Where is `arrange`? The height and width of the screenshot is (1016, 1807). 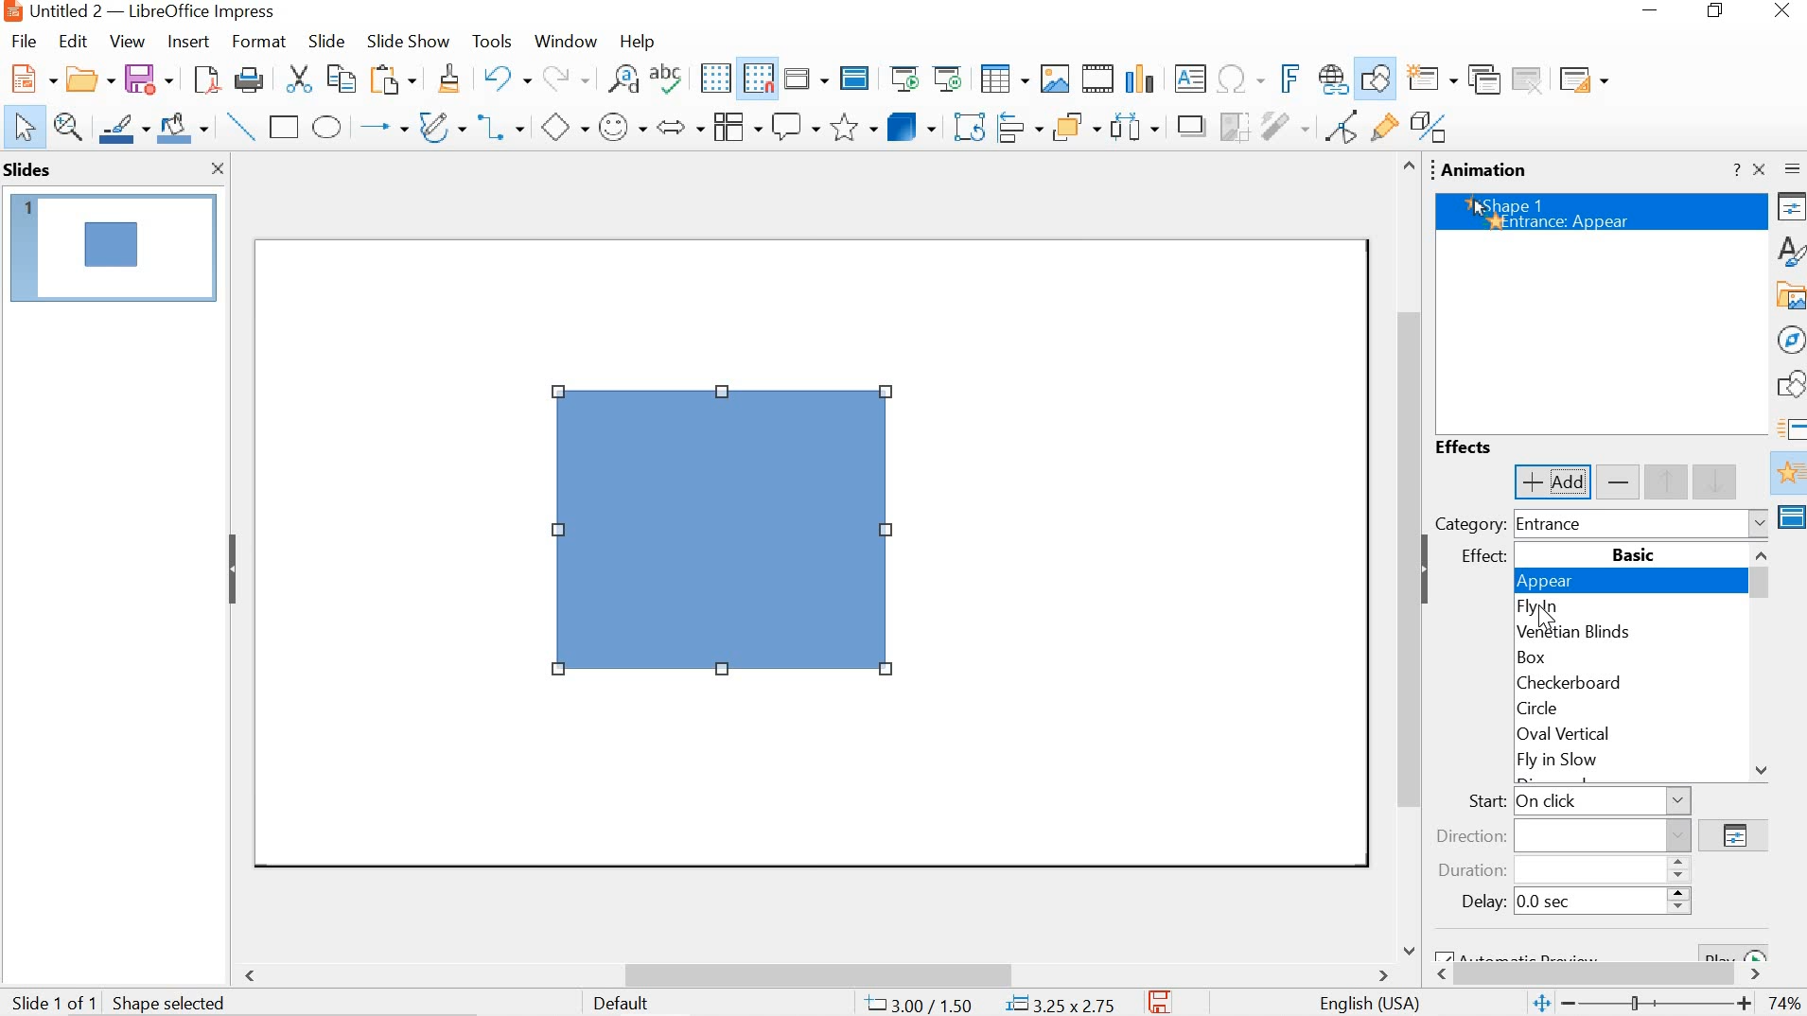
arrange is located at coordinates (1079, 124).